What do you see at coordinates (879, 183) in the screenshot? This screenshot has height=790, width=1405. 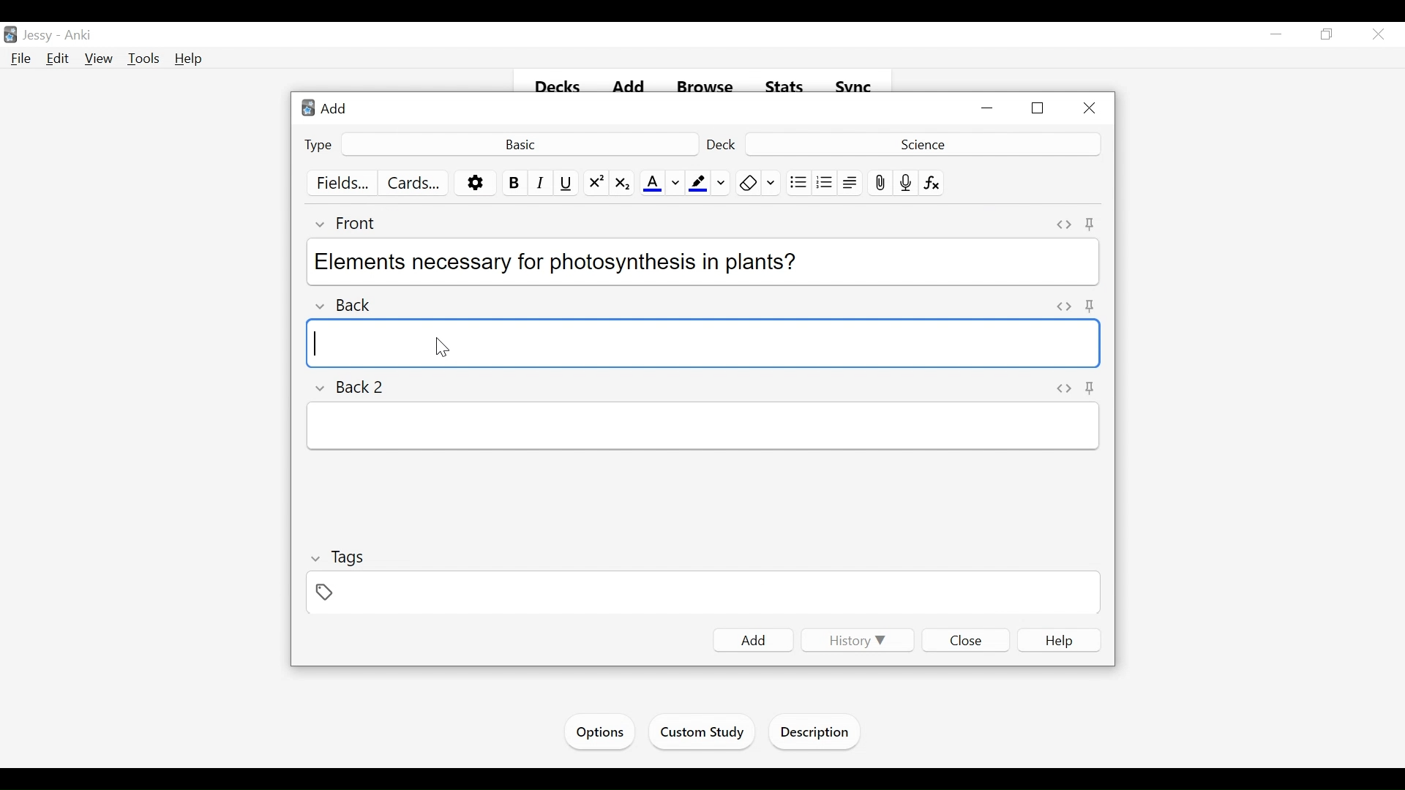 I see `Upload pictures/images/ files` at bounding box center [879, 183].